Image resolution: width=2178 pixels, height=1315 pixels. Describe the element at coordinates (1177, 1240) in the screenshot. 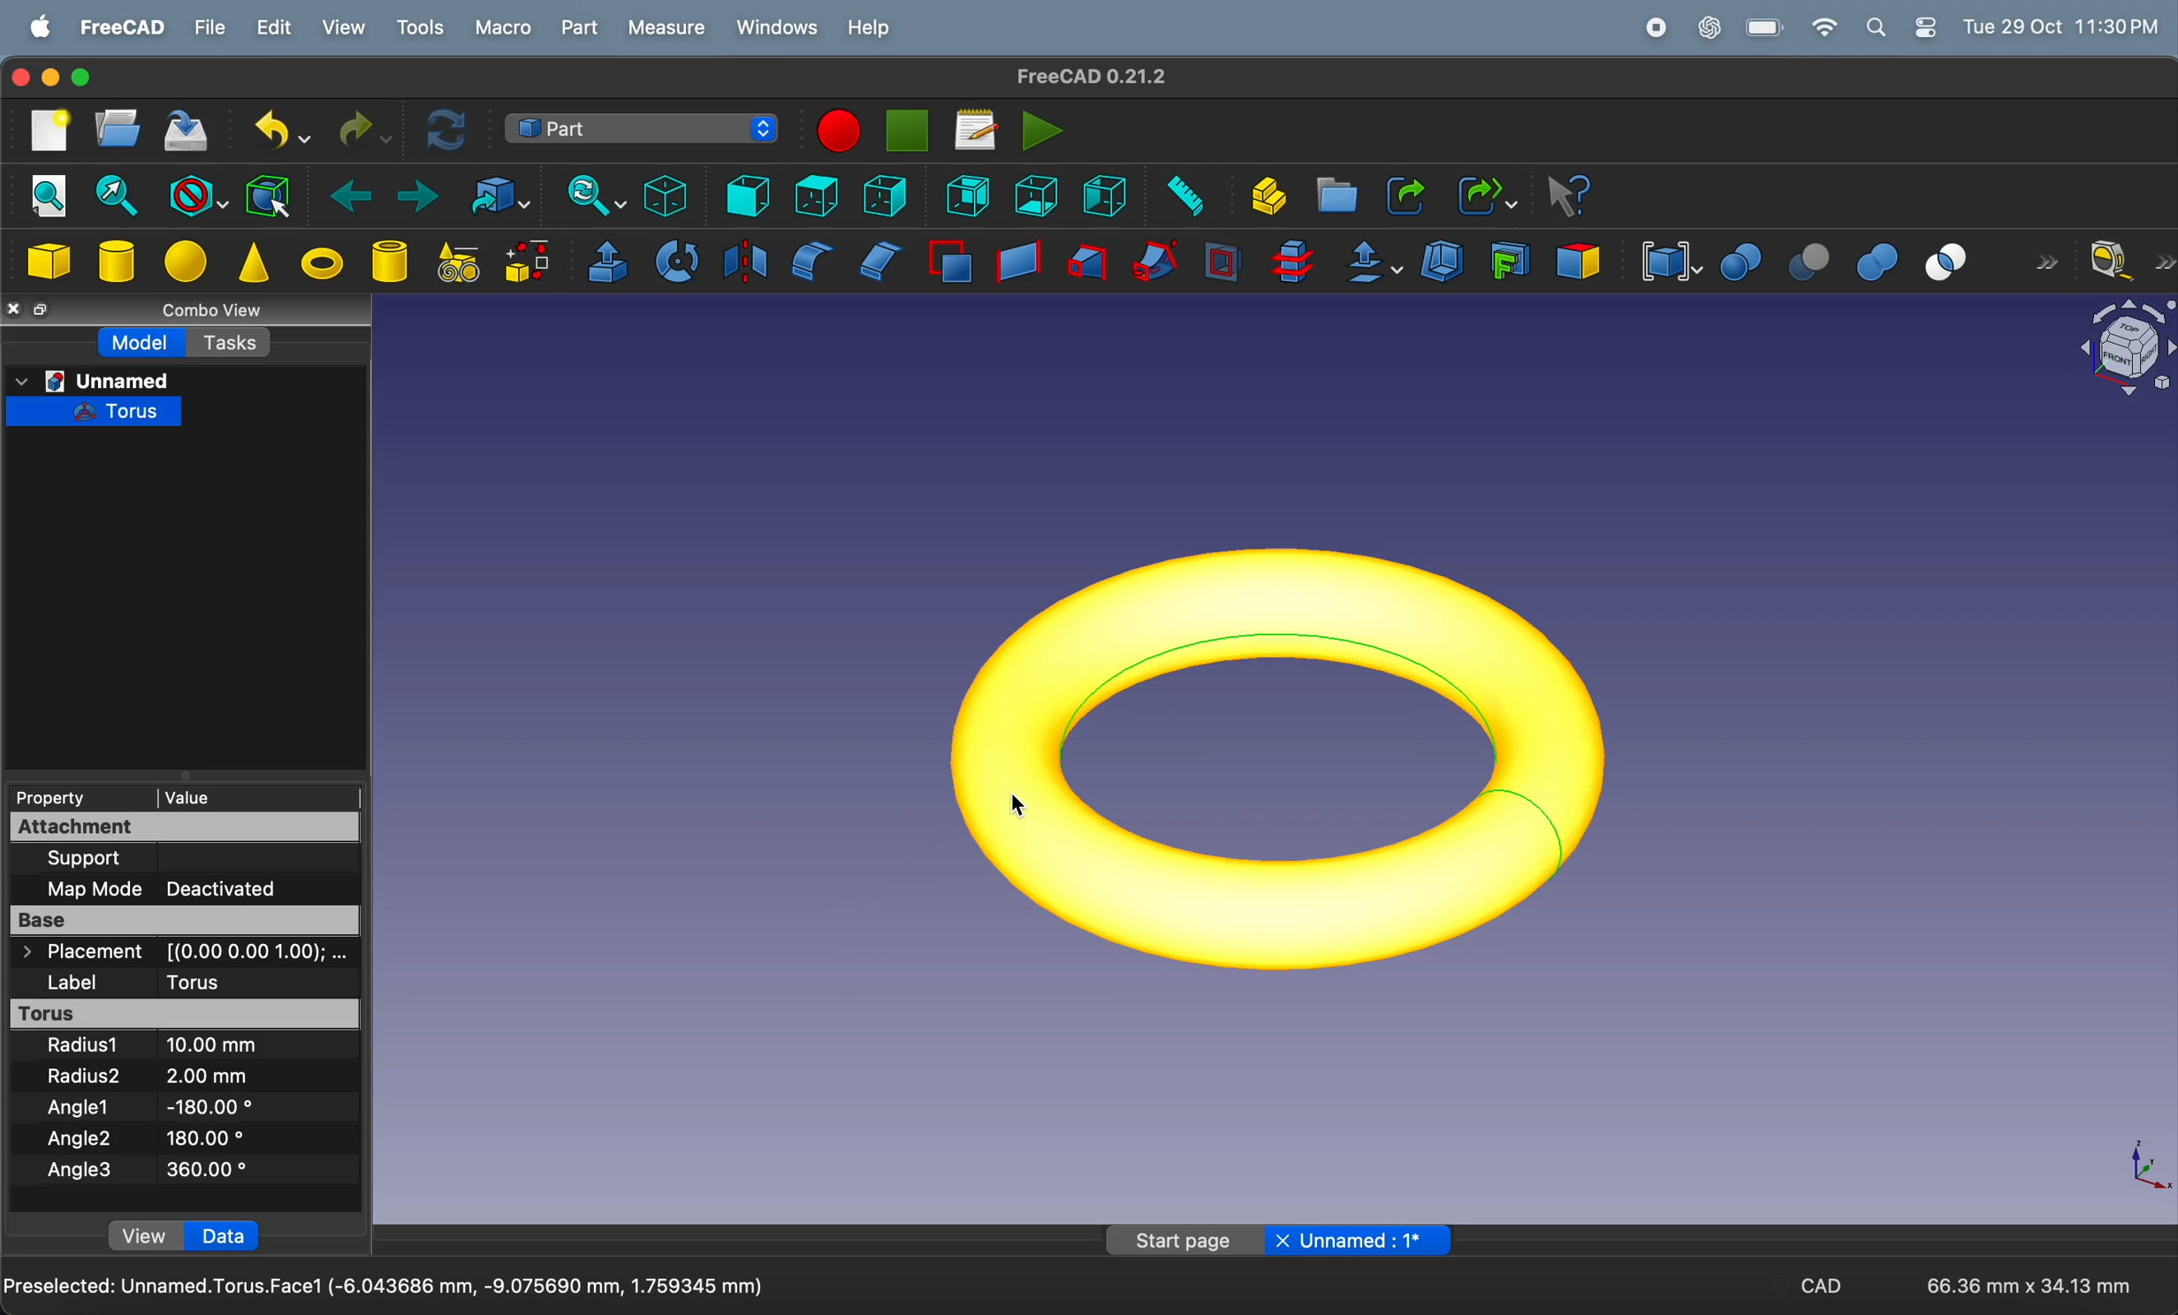

I see `Start page` at that location.